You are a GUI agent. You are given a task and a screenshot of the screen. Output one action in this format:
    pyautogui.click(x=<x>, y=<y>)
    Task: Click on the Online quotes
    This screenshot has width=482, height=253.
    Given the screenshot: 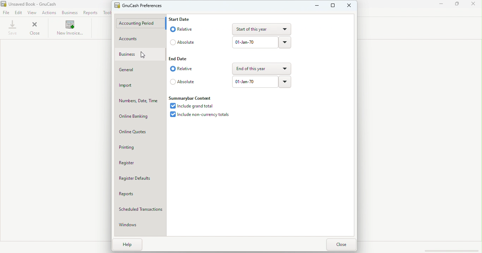 What is the action you would take?
    pyautogui.click(x=140, y=131)
    